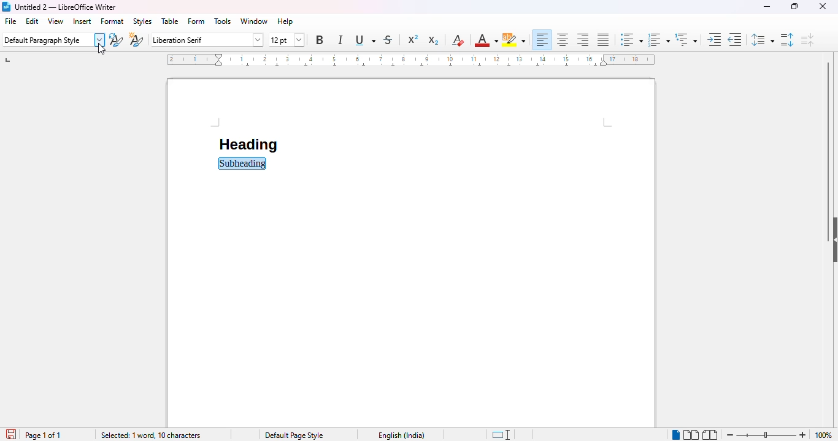 This screenshot has width=838, height=441. Describe the element at coordinates (766, 434) in the screenshot. I see `zoom in or zoom out` at that location.